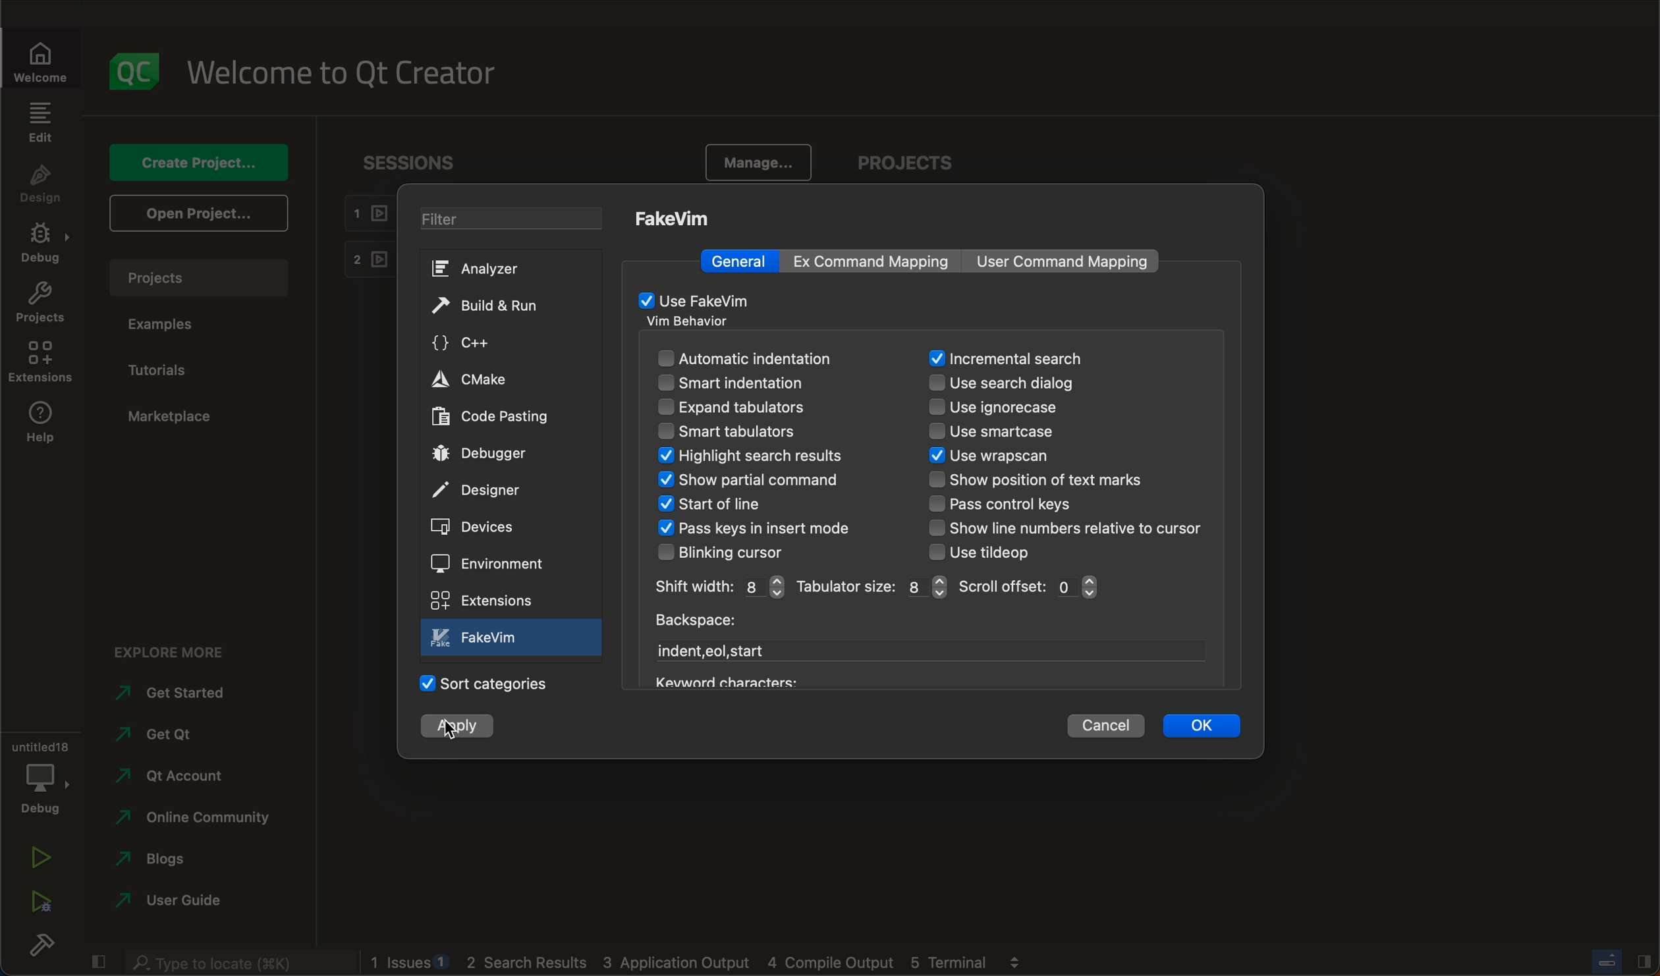 The width and height of the screenshot is (1660, 976). Describe the element at coordinates (42, 774) in the screenshot. I see `debug` at that location.